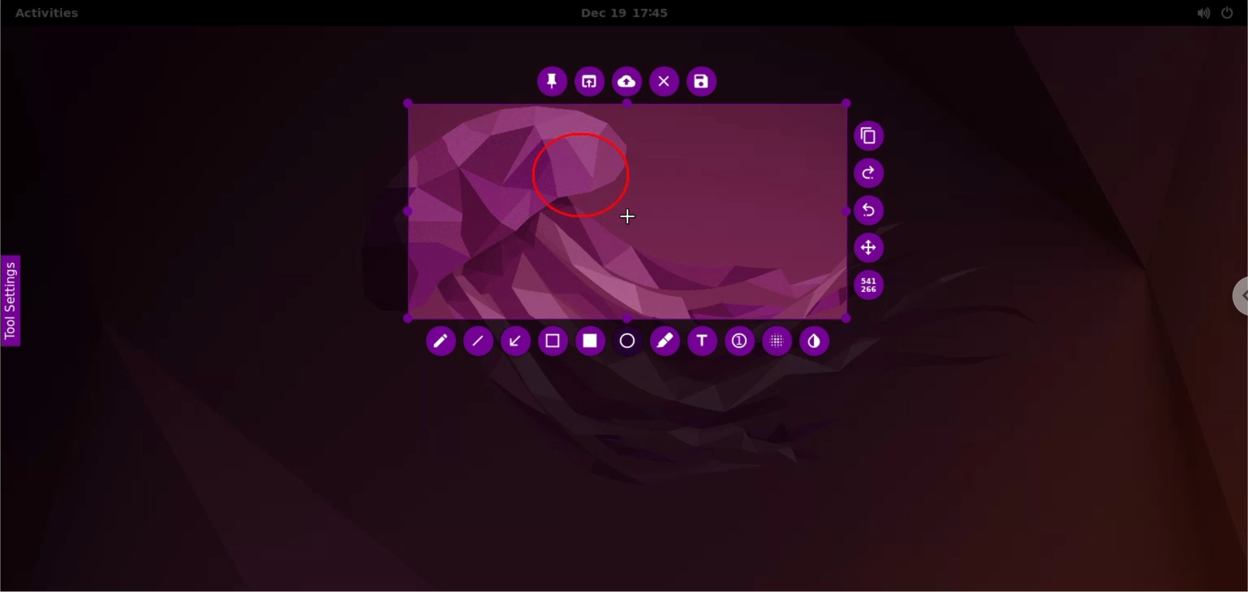  What do you see at coordinates (551, 80) in the screenshot?
I see `pin` at bounding box center [551, 80].